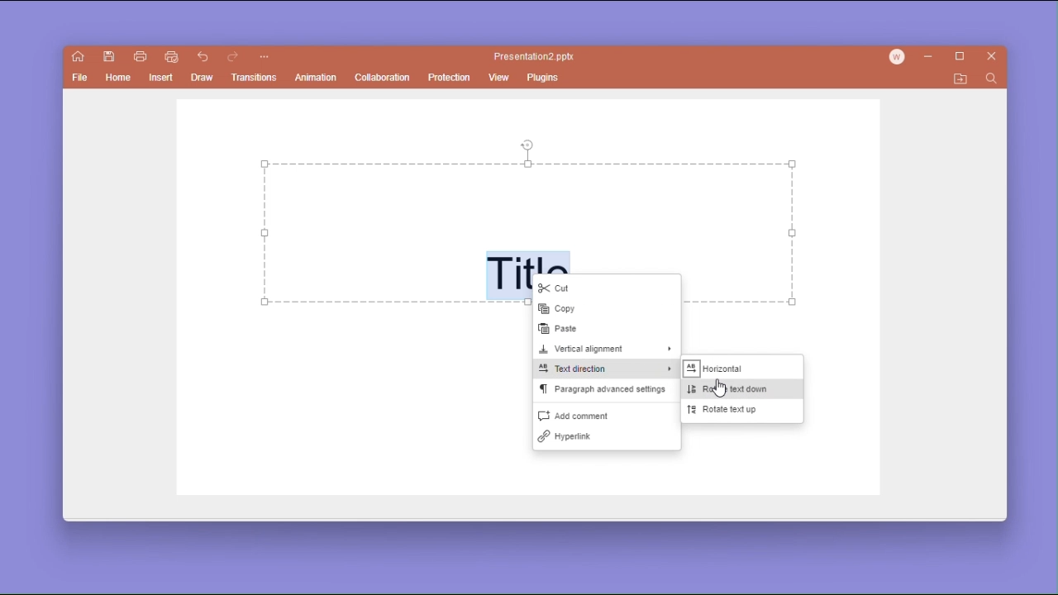  I want to click on hyperlink, so click(605, 440).